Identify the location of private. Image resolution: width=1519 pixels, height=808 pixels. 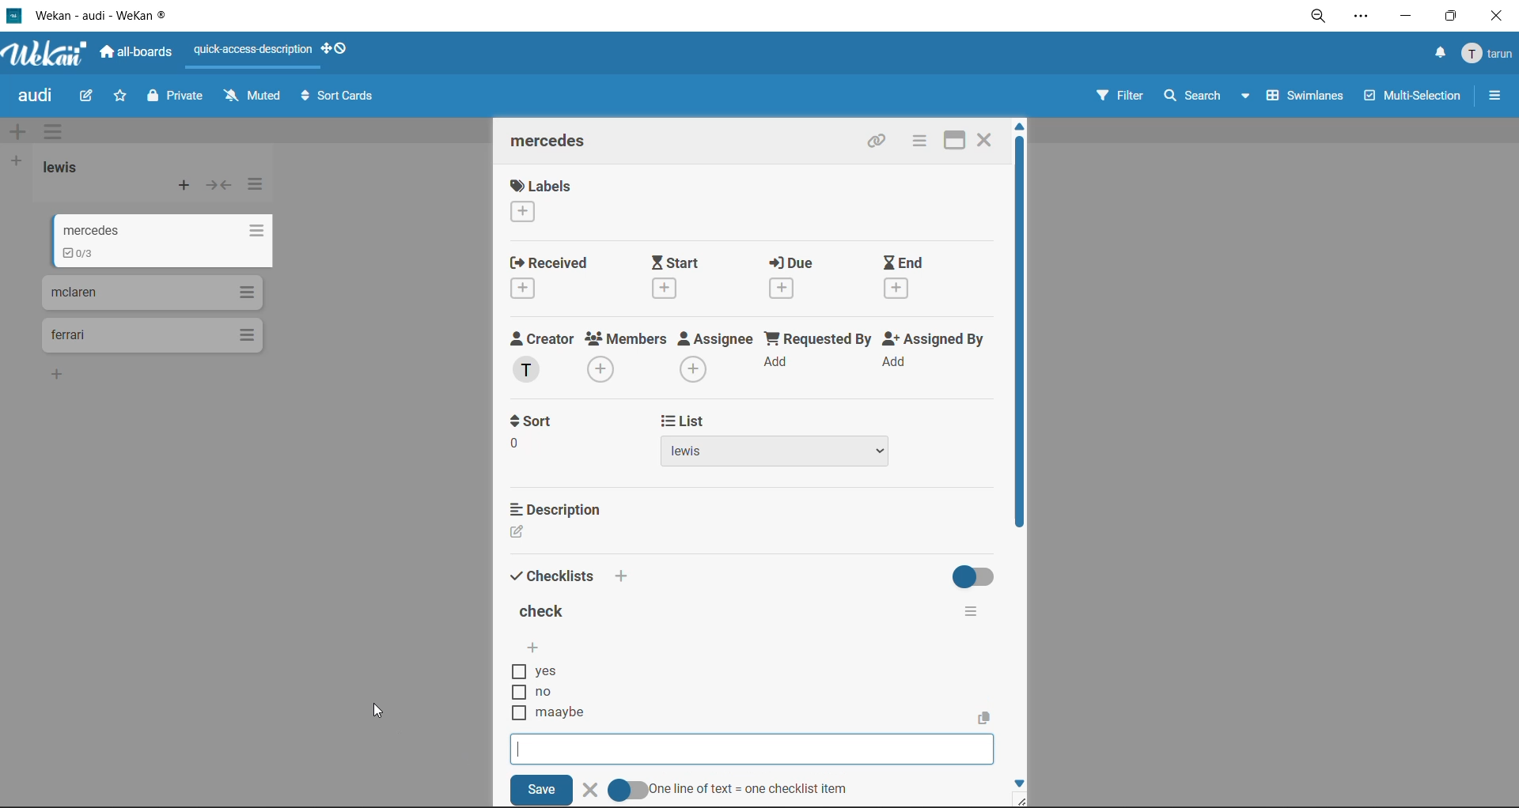
(180, 97).